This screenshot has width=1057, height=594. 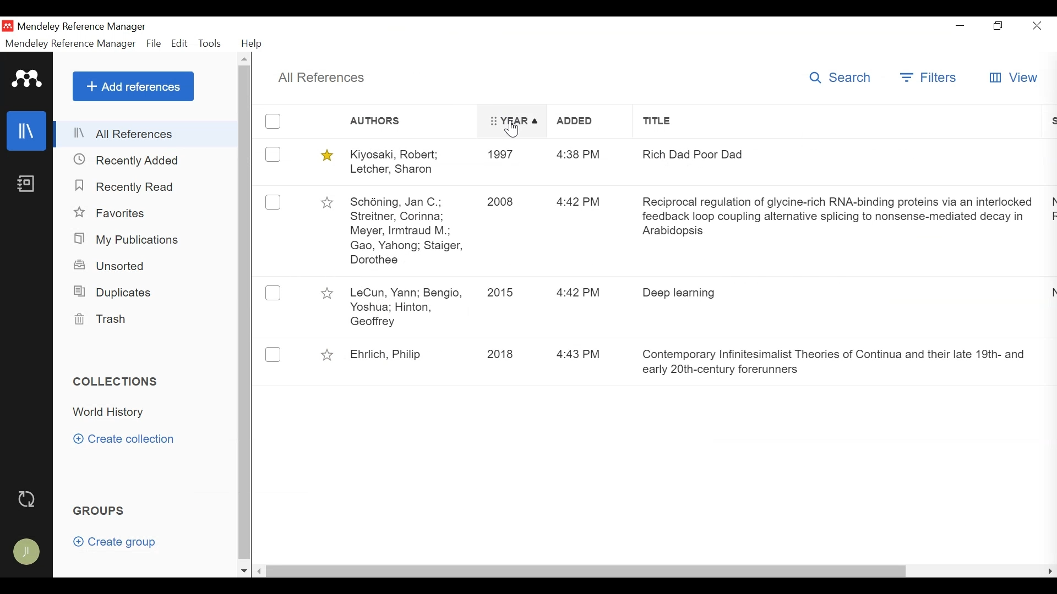 What do you see at coordinates (147, 134) in the screenshot?
I see `All References` at bounding box center [147, 134].